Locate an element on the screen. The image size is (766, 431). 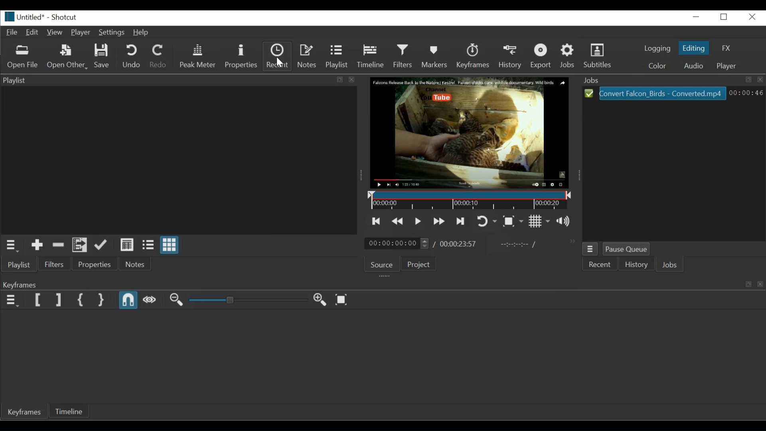
Play quickly backward is located at coordinates (399, 221).